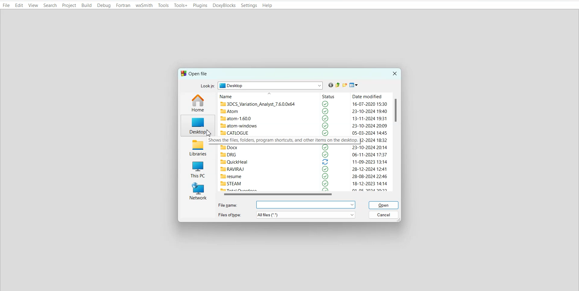 The width and height of the screenshot is (579, 291). What do you see at coordinates (326, 104) in the screenshot?
I see `selected logo` at bounding box center [326, 104].